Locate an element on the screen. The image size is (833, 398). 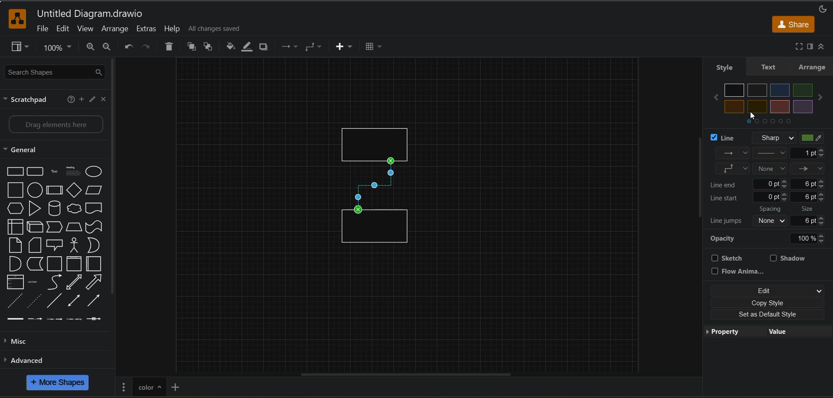
Rounded Rectangle is located at coordinates (36, 171).